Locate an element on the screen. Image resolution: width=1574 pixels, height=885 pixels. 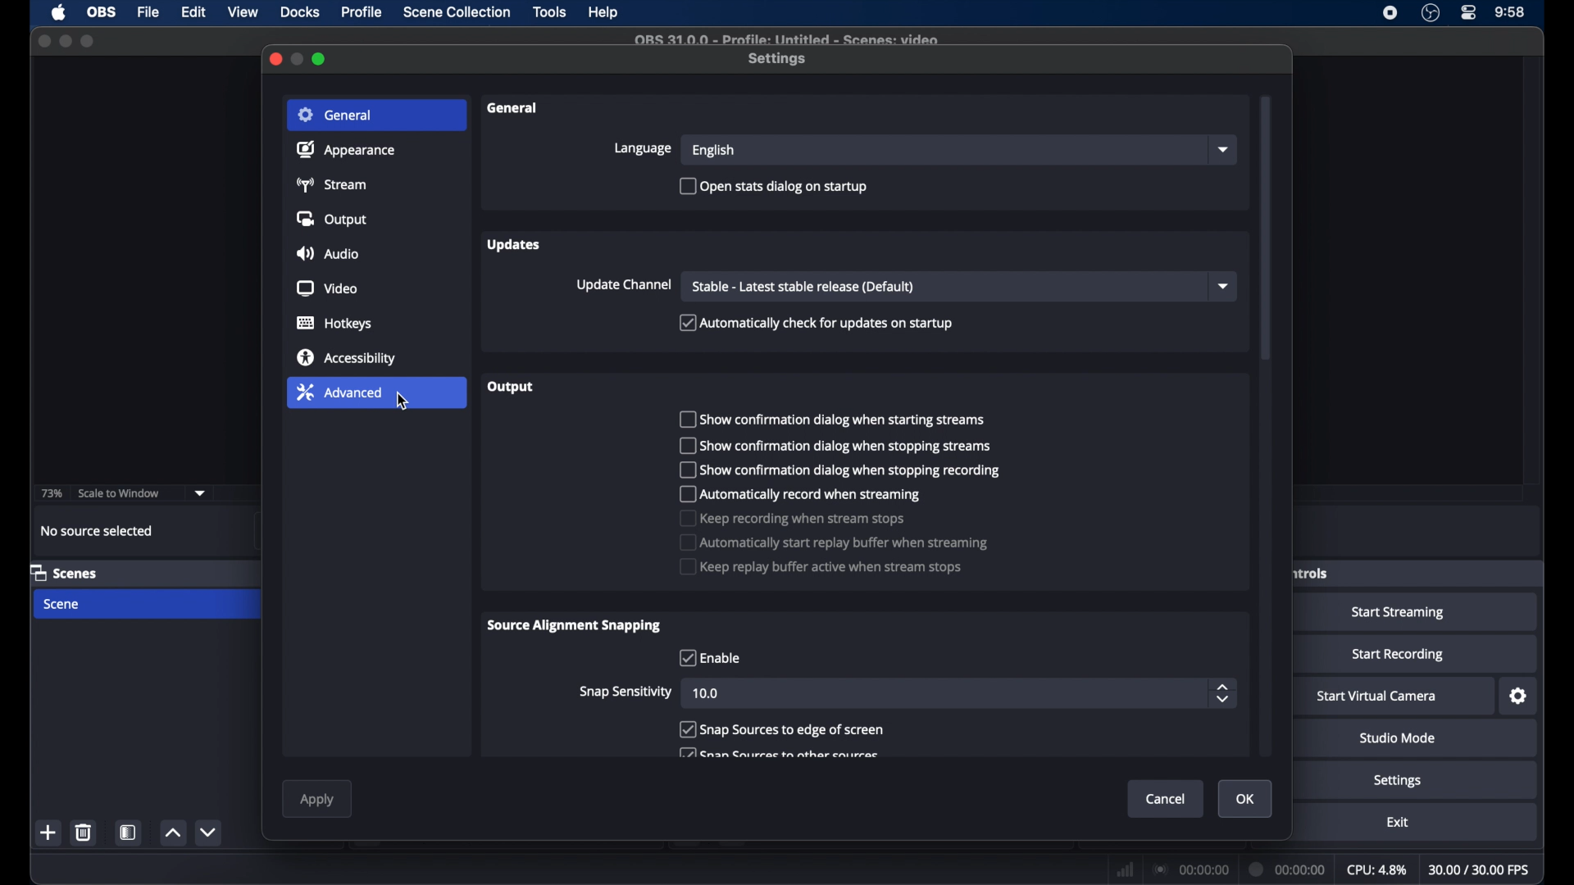
language is located at coordinates (641, 148).